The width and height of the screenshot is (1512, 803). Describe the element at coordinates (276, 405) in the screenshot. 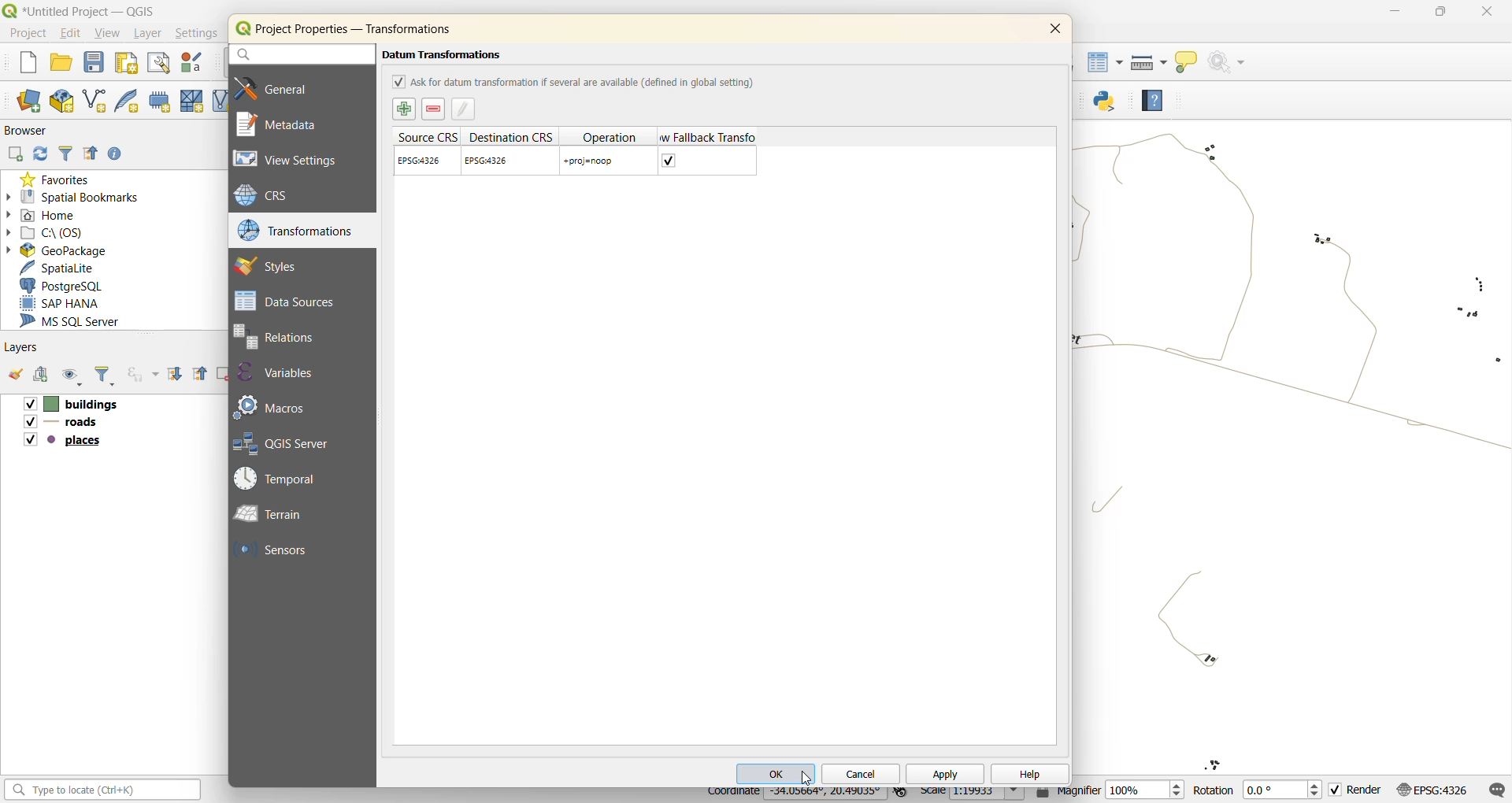

I see `macros` at that location.